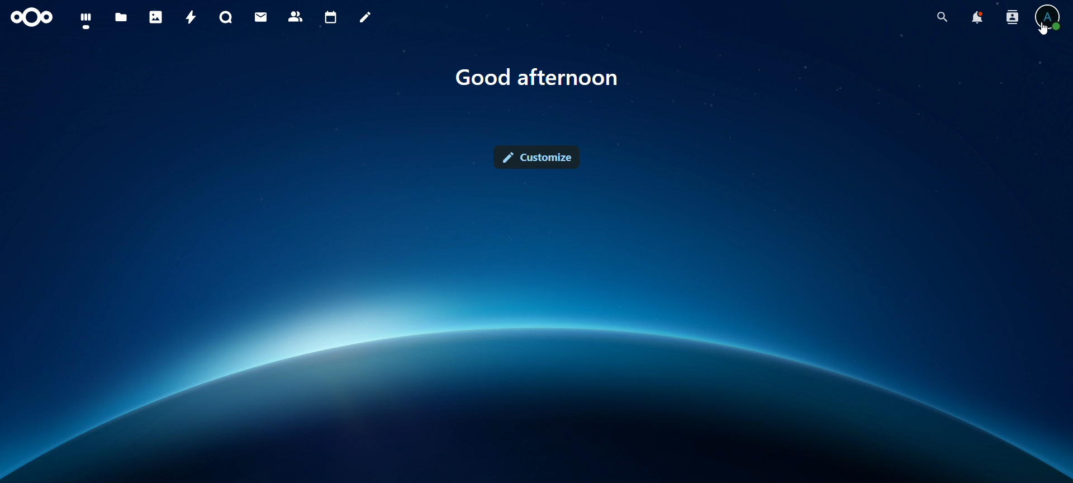 The width and height of the screenshot is (1073, 483). Describe the element at coordinates (86, 20) in the screenshot. I see `dashboard` at that location.